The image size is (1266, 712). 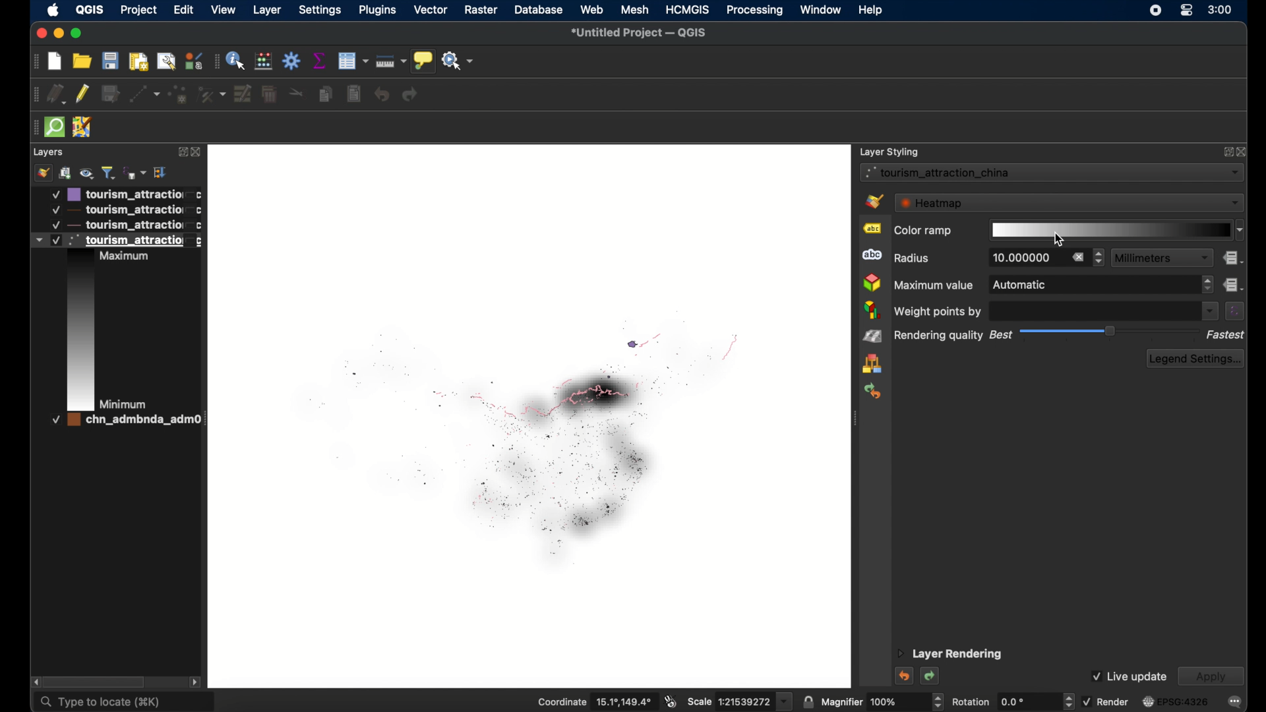 I want to click on QGIS, so click(x=89, y=10).